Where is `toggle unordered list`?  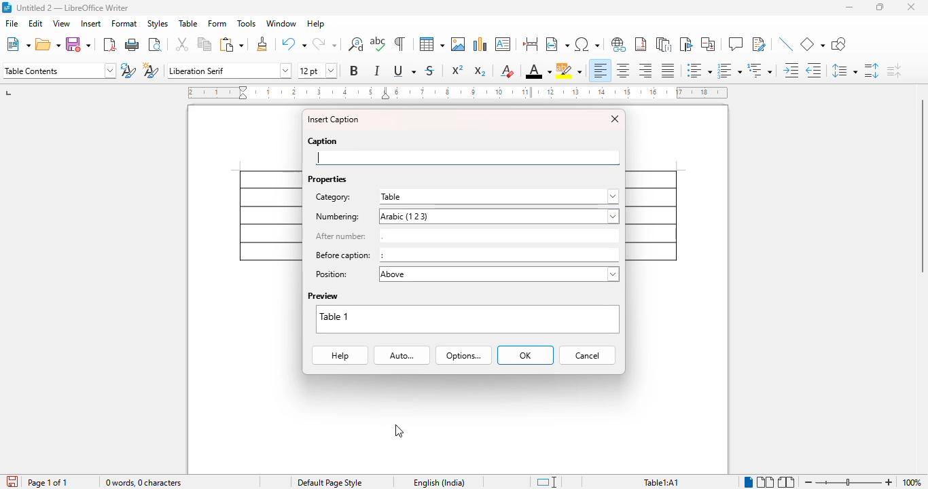 toggle unordered list is located at coordinates (700, 70).